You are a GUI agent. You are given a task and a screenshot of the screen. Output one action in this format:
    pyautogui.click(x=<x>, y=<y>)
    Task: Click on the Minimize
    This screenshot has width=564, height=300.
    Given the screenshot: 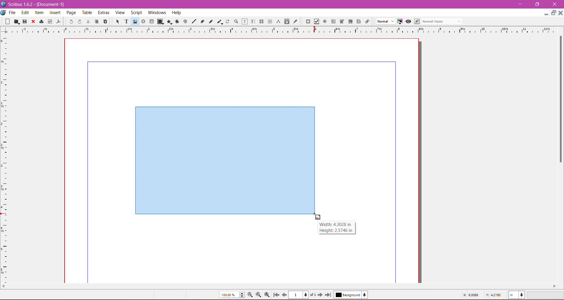 What is the action you would take?
    pyautogui.click(x=521, y=4)
    